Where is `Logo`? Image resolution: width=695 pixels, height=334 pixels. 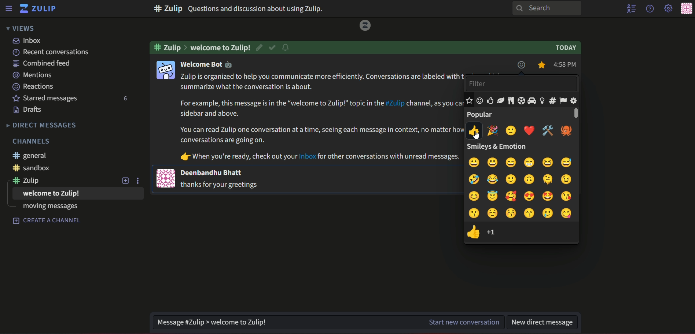
Logo is located at coordinates (366, 26).